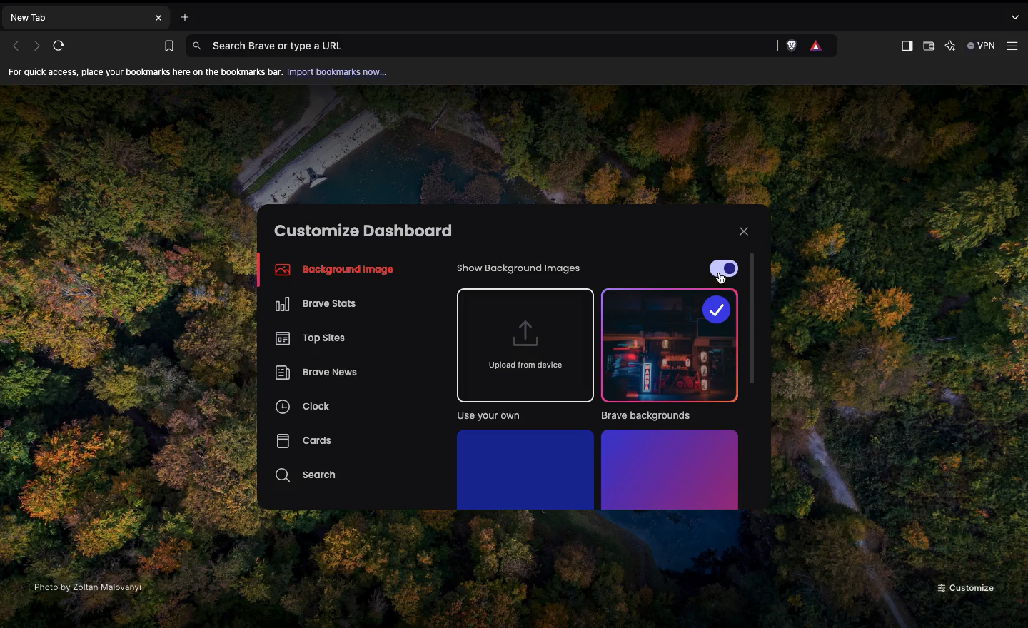 This screenshot has height=628, width=1028. I want to click on Search Brave or type a URL, so click(480, 45).